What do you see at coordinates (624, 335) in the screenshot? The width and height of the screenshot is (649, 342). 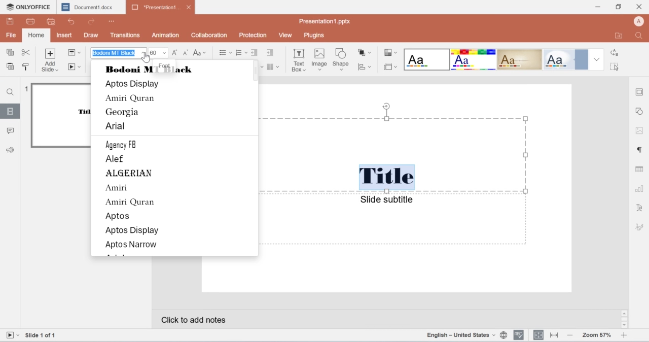 I see `increase` at bounding box center [624, 335].